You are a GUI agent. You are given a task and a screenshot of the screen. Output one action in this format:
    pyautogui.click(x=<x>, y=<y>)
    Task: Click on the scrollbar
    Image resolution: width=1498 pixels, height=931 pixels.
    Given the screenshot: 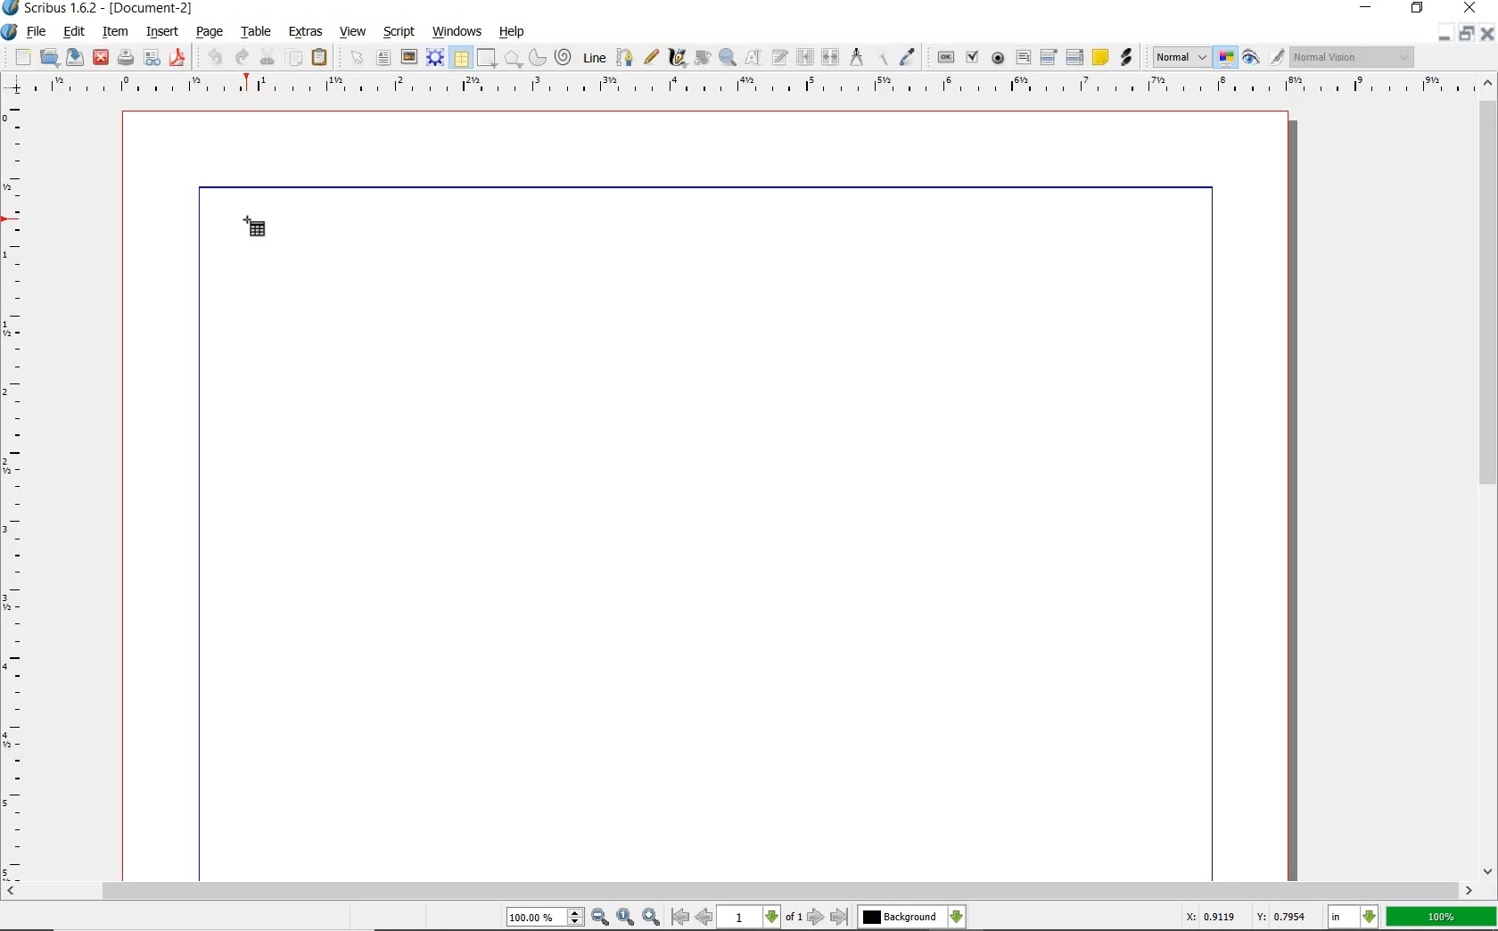 What is the action you would take?
    pyautogui.click(x=1486, y=488)
    